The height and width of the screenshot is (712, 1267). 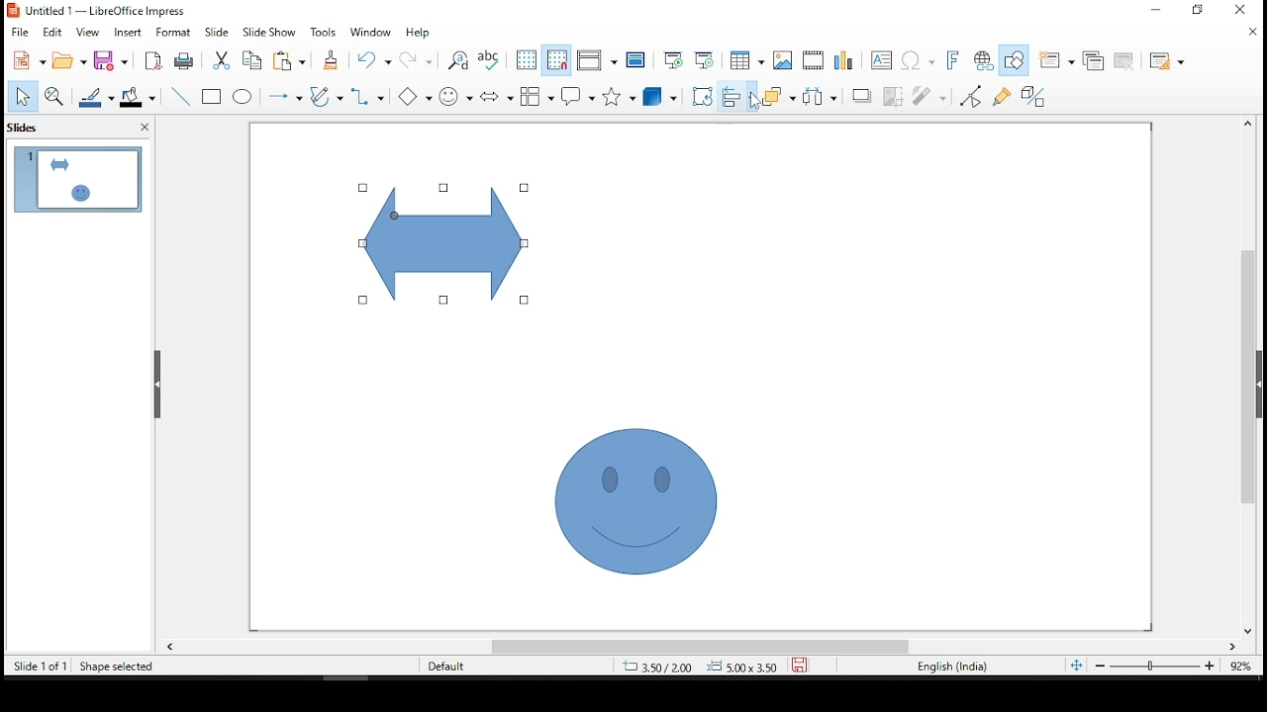 What do you see at coordinates (951, 665) in the screenshot?
I see `english (india)` at bounding box center [951, 665].